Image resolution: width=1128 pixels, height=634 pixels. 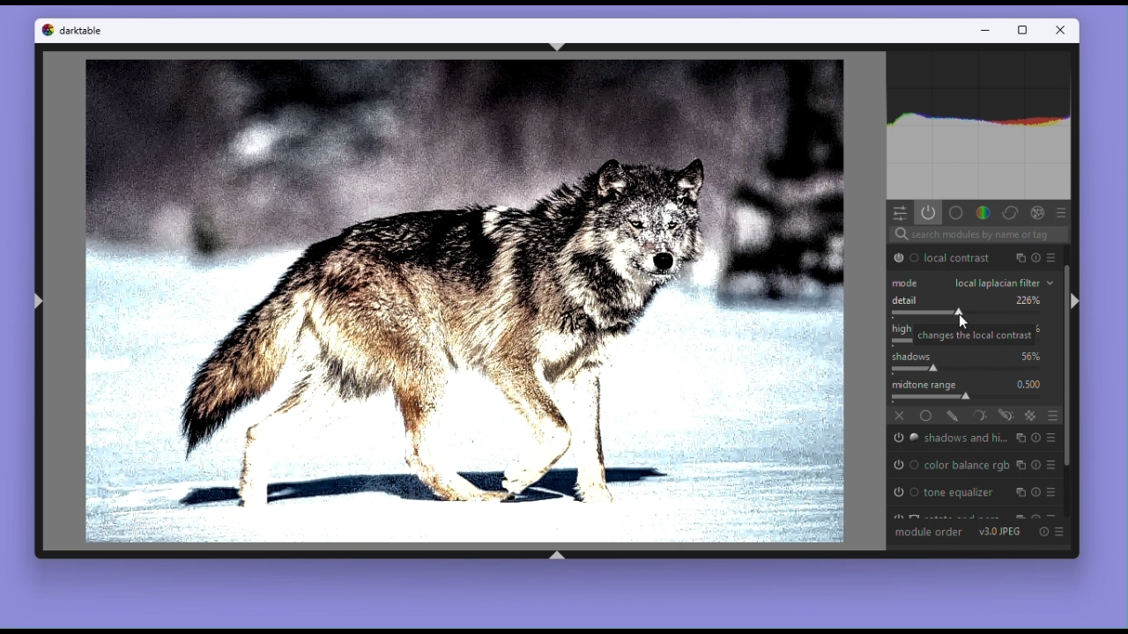 What do you see at coordinates (900, 418) in the screenshot?
I see `off` at bounding box center [900, 418].